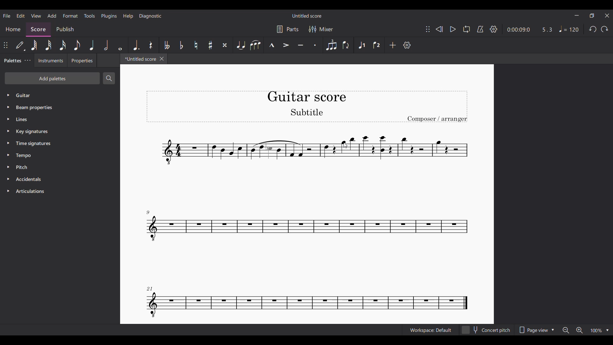  What do you see at coordinates (271, 45) in the screenshot?
I see `Marcato` at bounding box center [271, 45].